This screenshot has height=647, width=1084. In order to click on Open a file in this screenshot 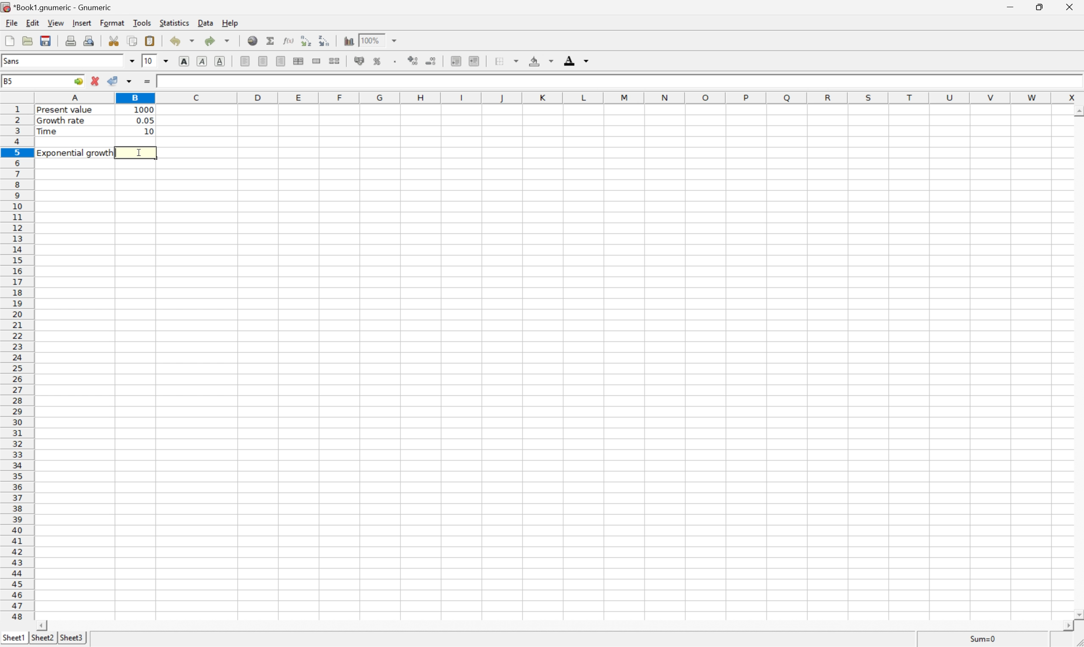, I will do `click(28, 41)`.